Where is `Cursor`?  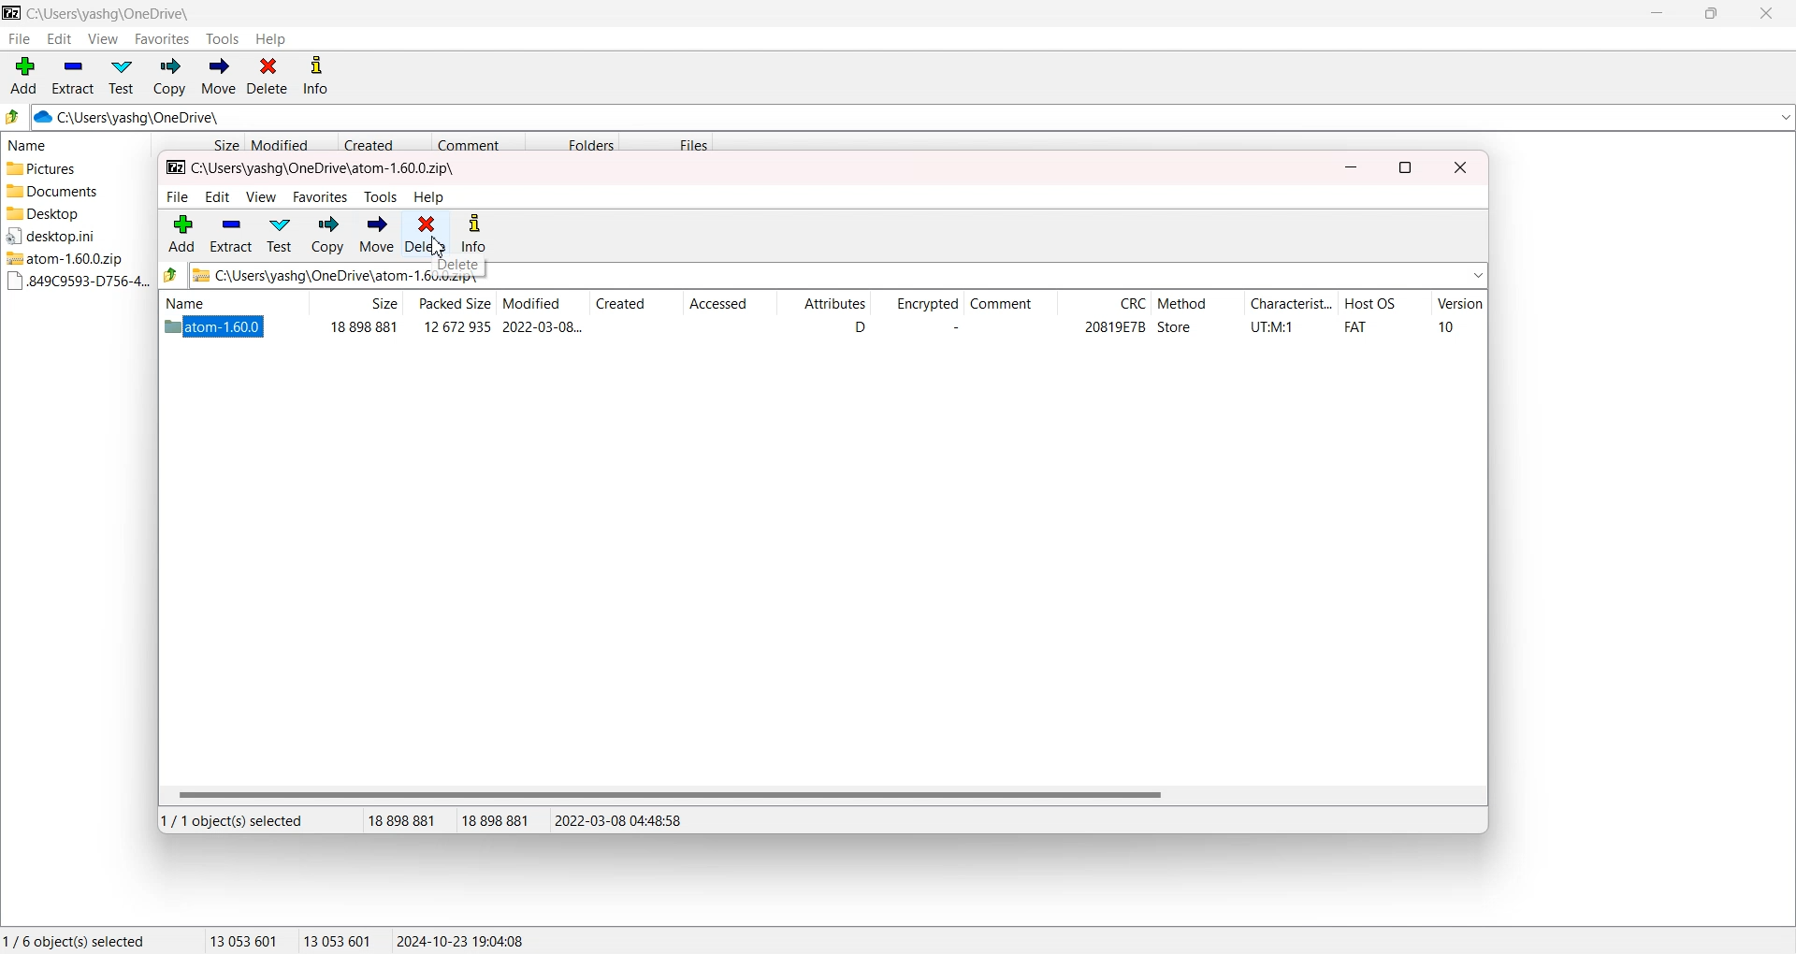 Cursor is located at coordinates (438, 245).